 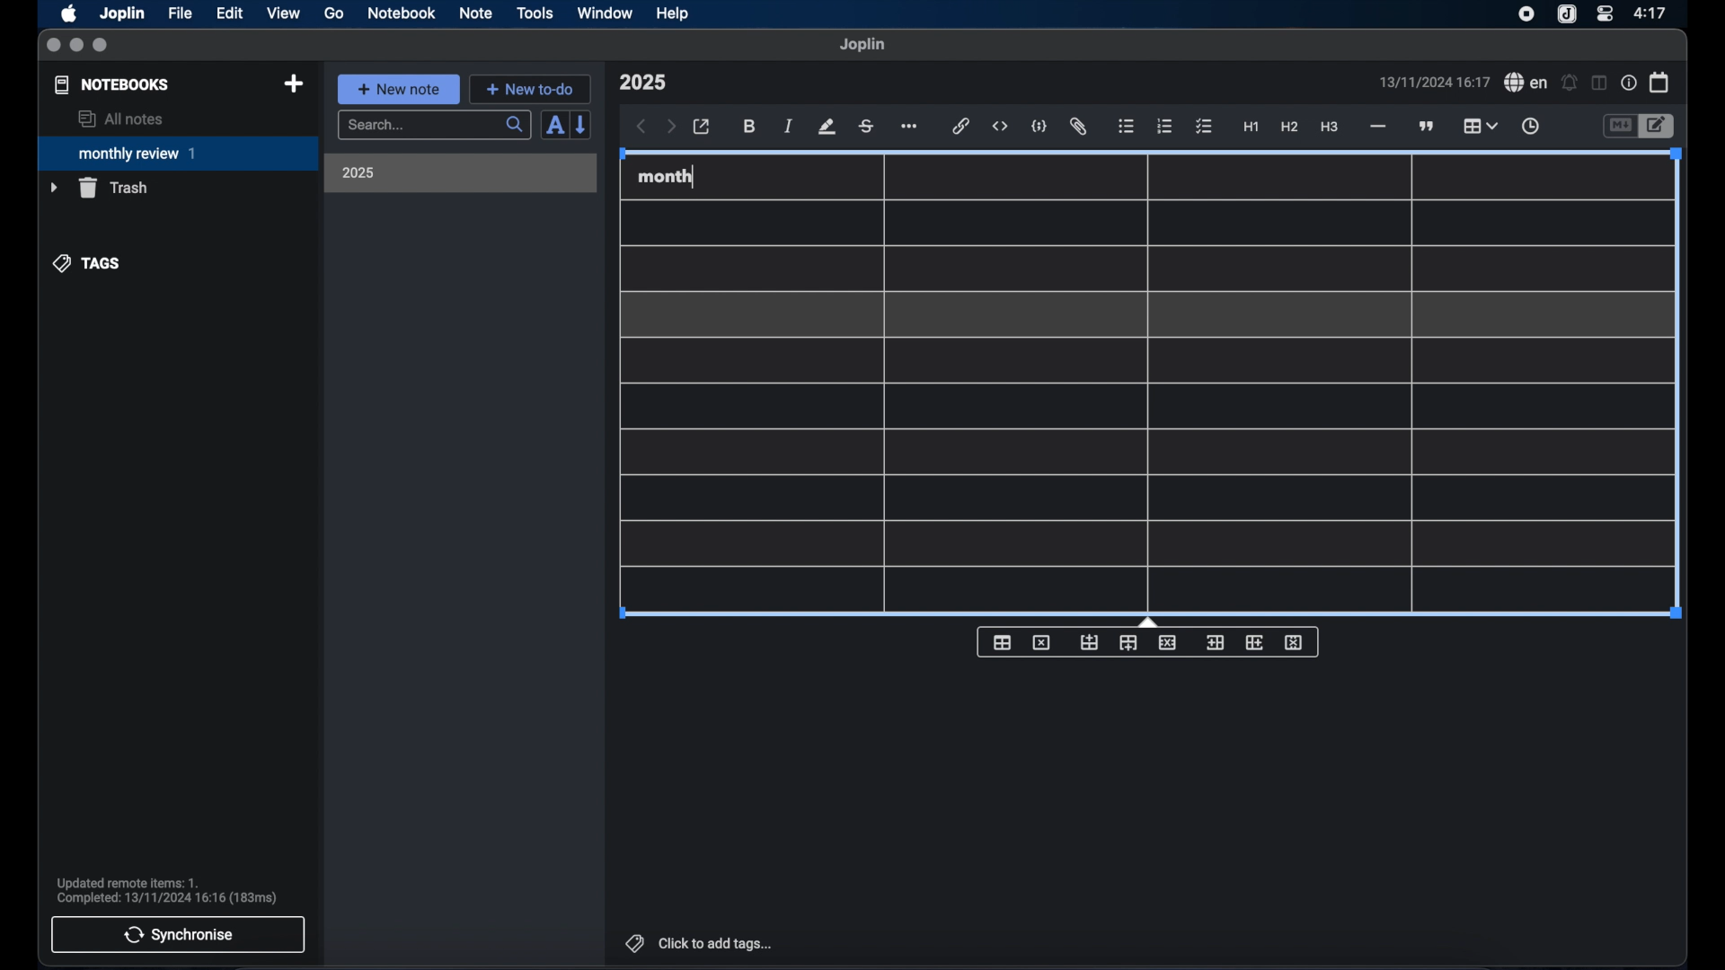 I want to click on notebook, so click(x=402, y=13).